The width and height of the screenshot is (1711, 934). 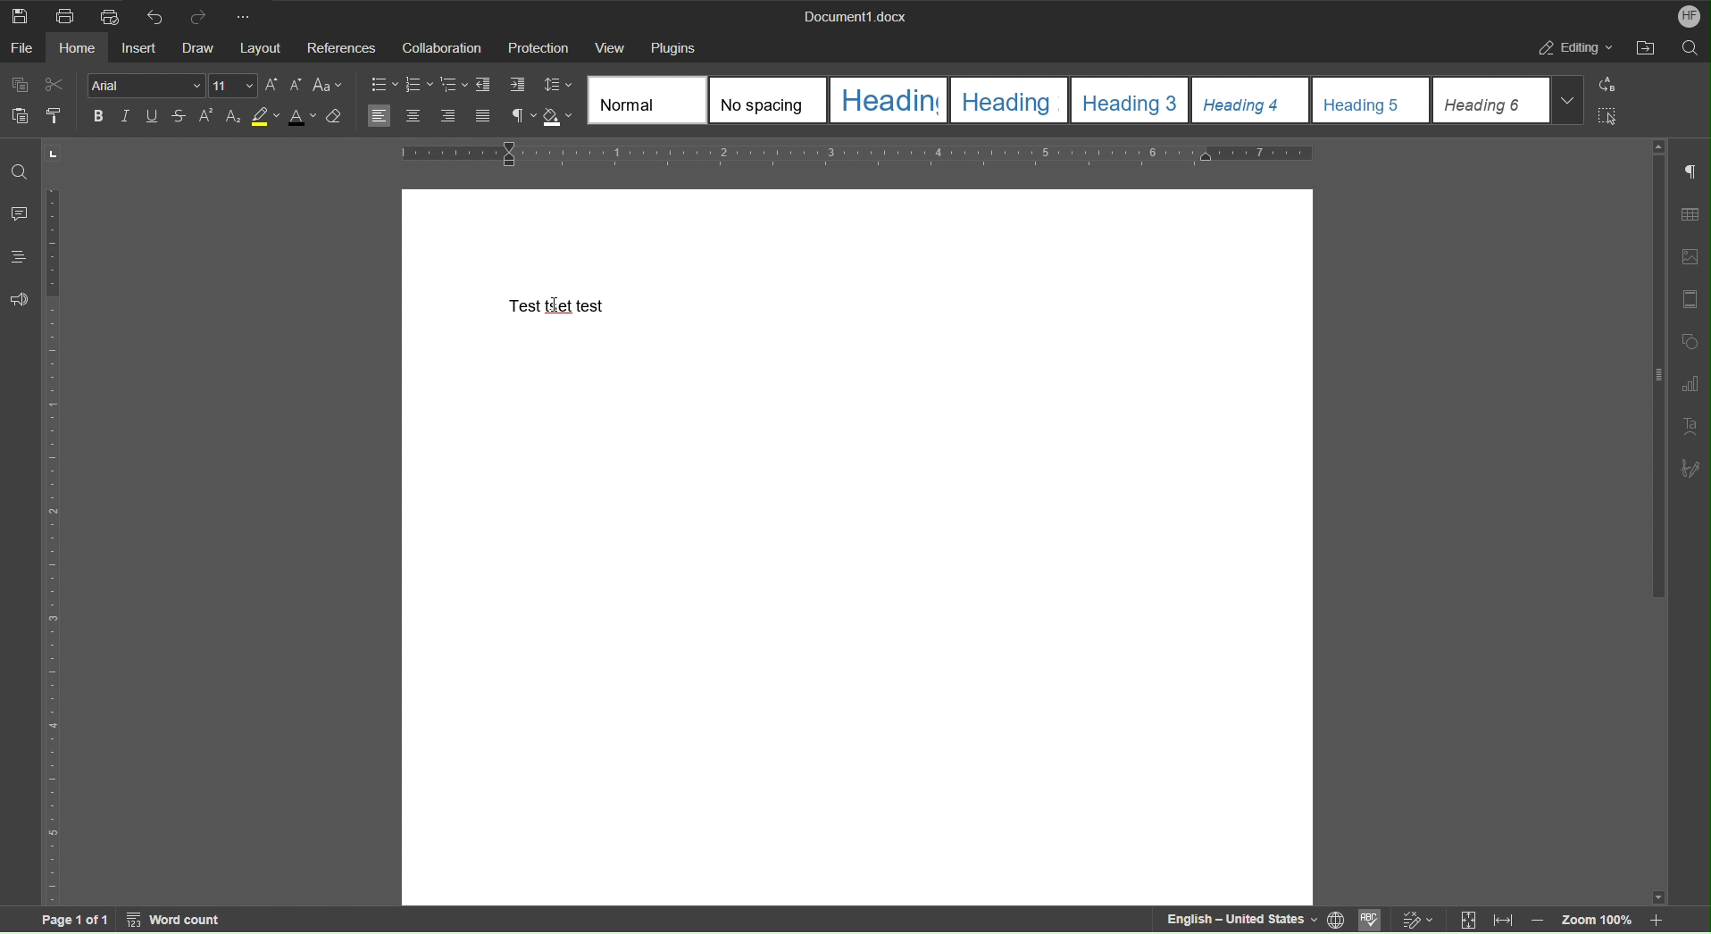 What do you see at coordinates (342, 47) in the screenshot?
I see `Reference` at bounding box center [342, 47].